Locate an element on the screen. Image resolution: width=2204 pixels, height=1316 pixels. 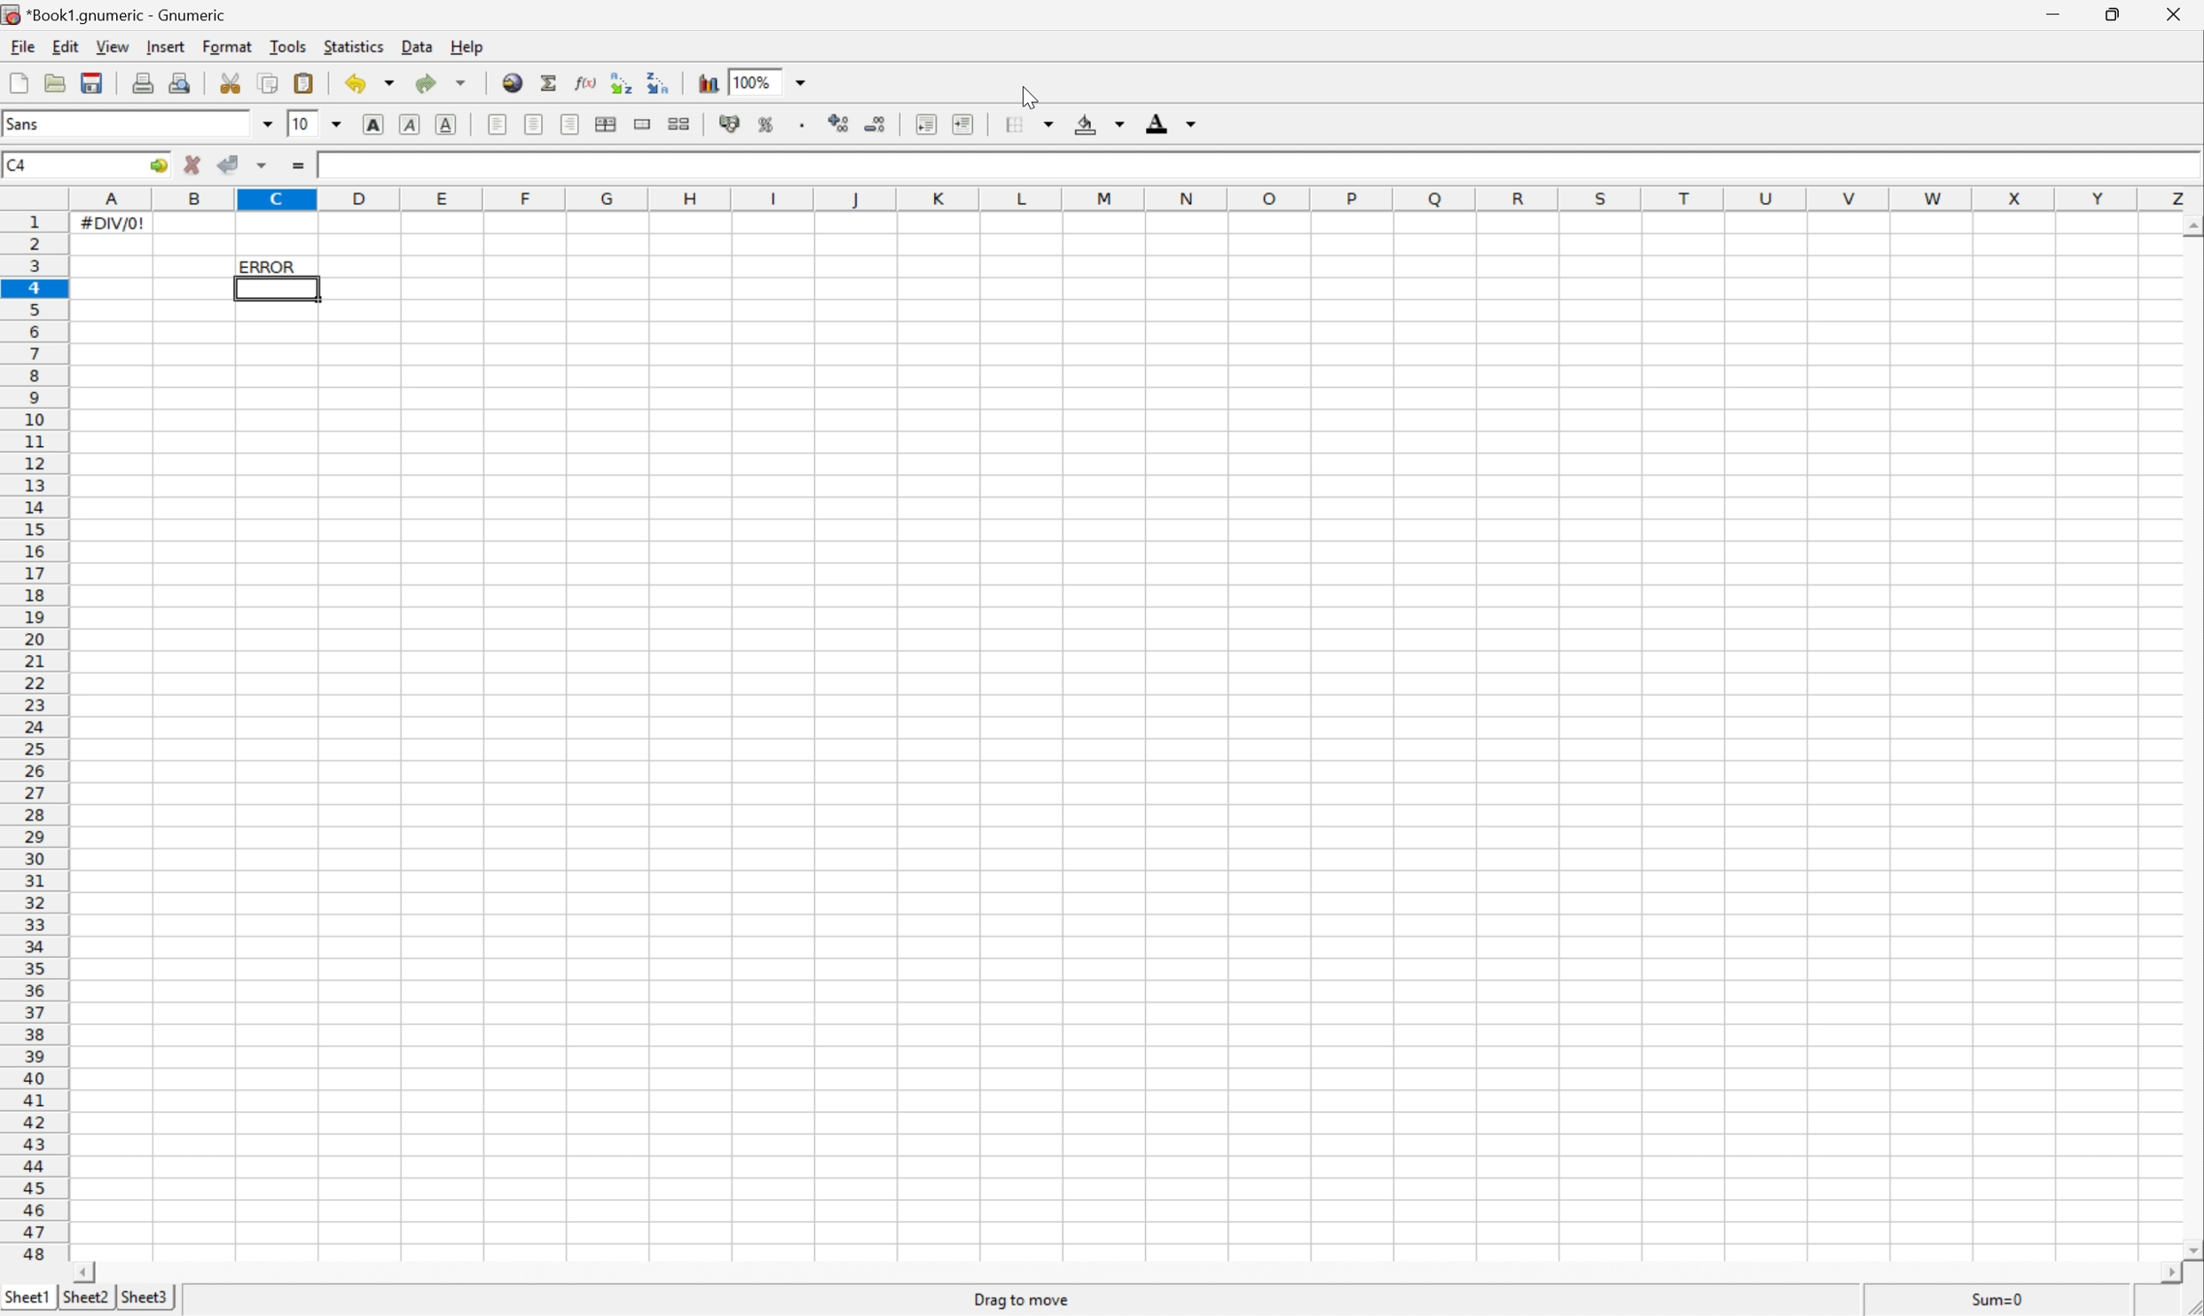
Accept change in multiple cells is located at coordinates (264, 166).